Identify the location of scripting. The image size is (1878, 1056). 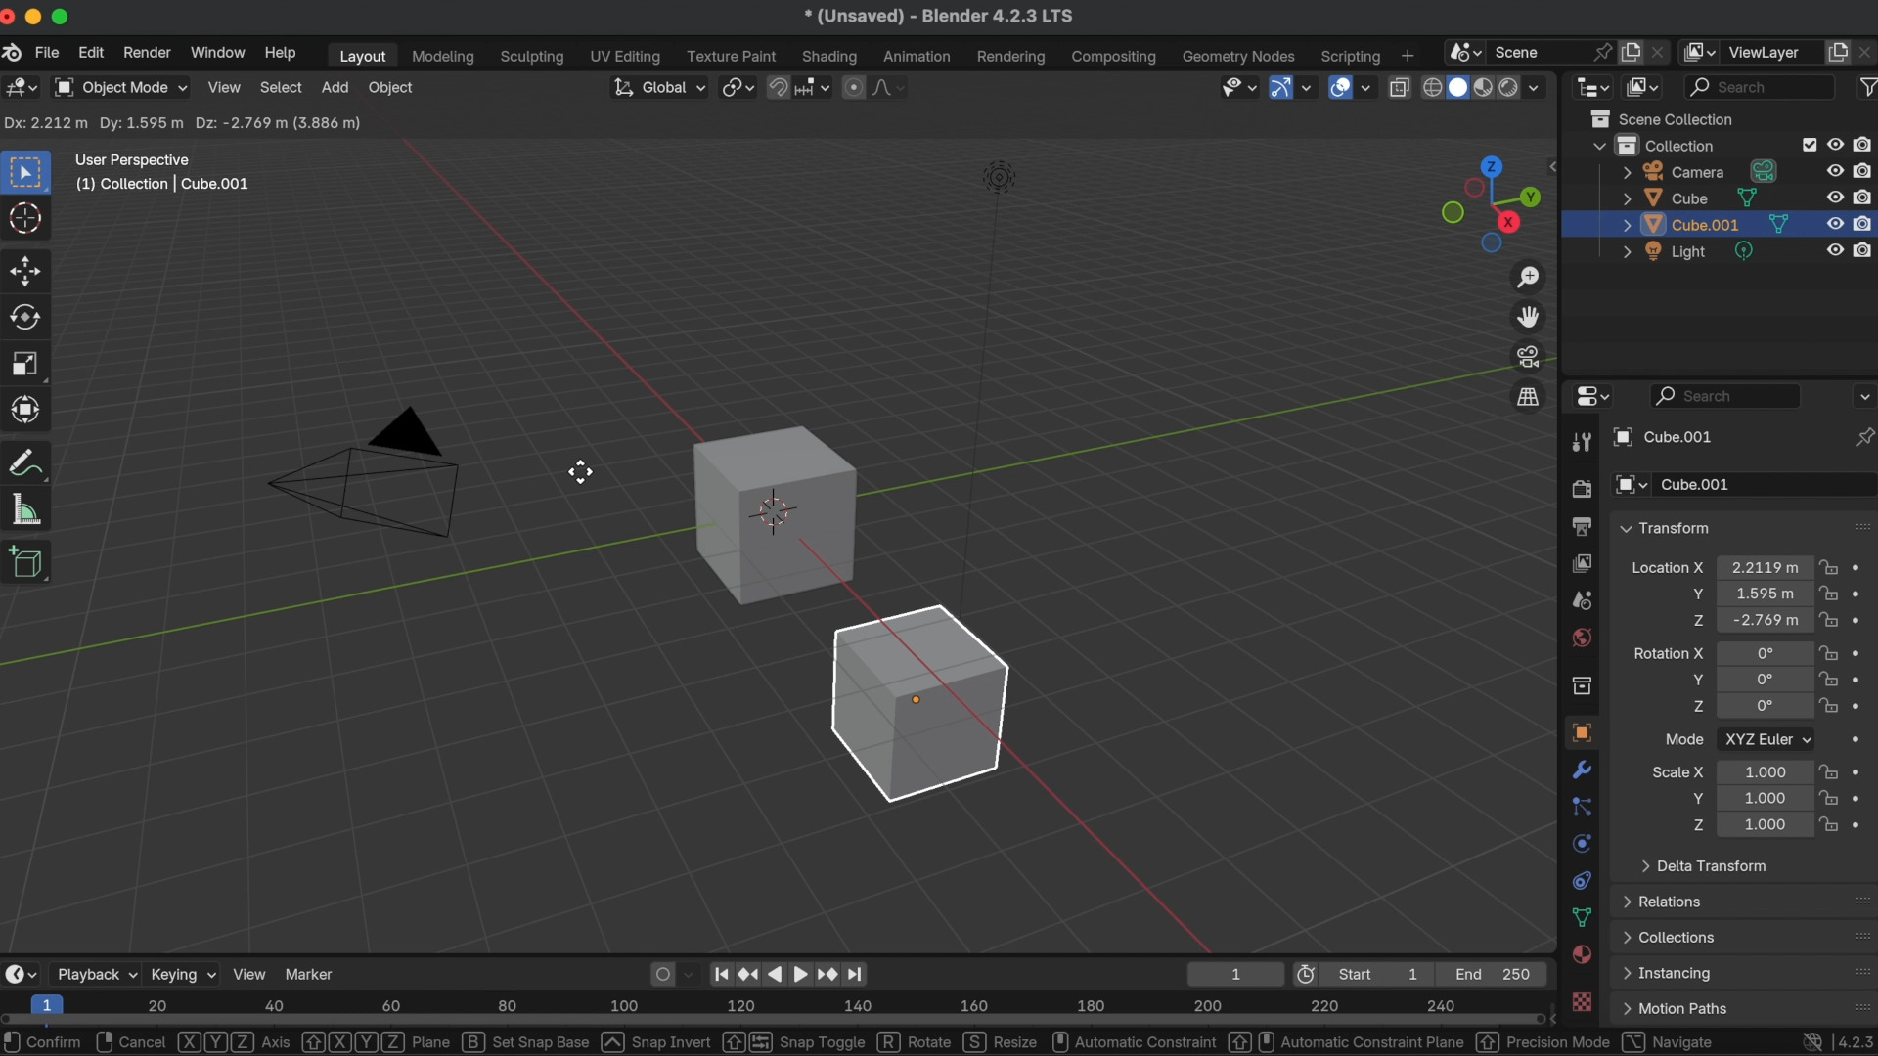
(1348, 56).